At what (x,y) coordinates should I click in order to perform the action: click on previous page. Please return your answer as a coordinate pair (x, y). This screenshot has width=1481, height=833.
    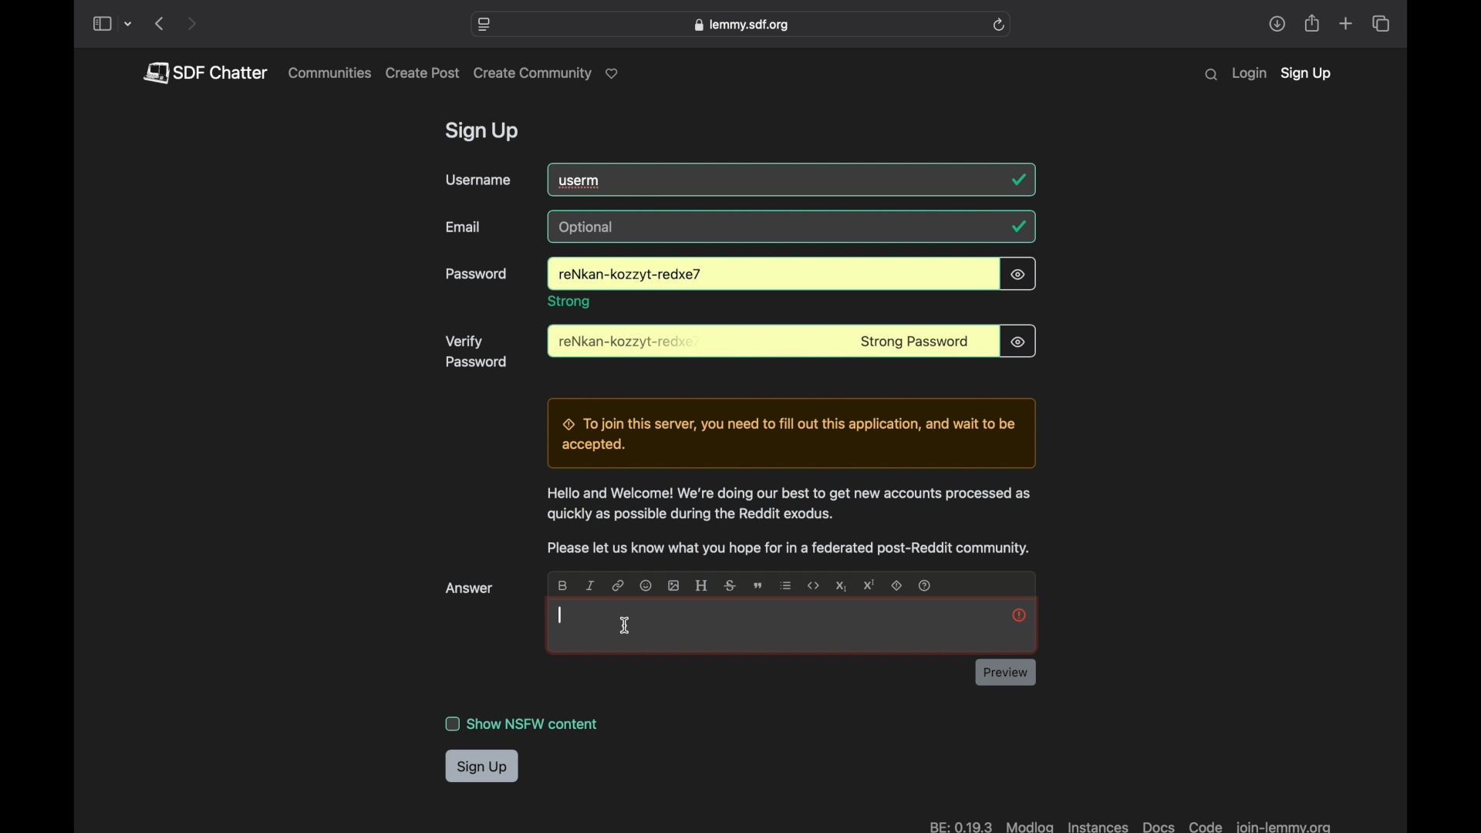
    Looking at the image, I should click on (159, 23).